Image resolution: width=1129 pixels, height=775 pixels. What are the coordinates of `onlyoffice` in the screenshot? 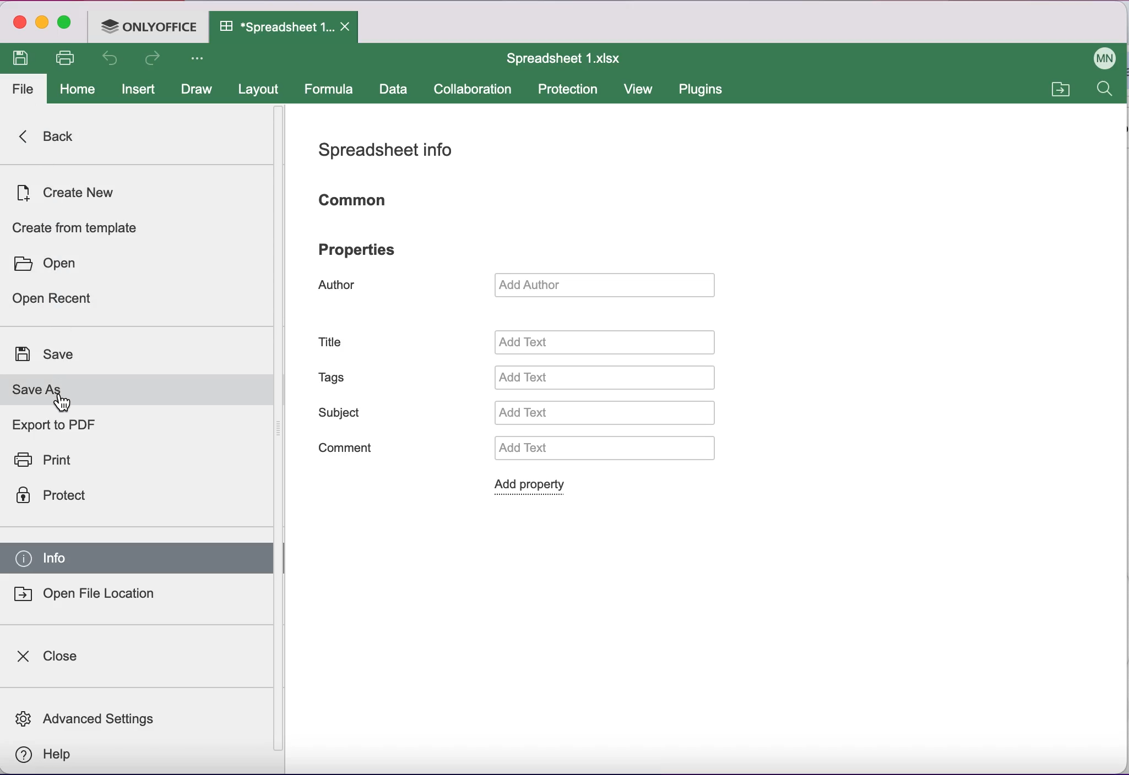 It's located at (146, 28).